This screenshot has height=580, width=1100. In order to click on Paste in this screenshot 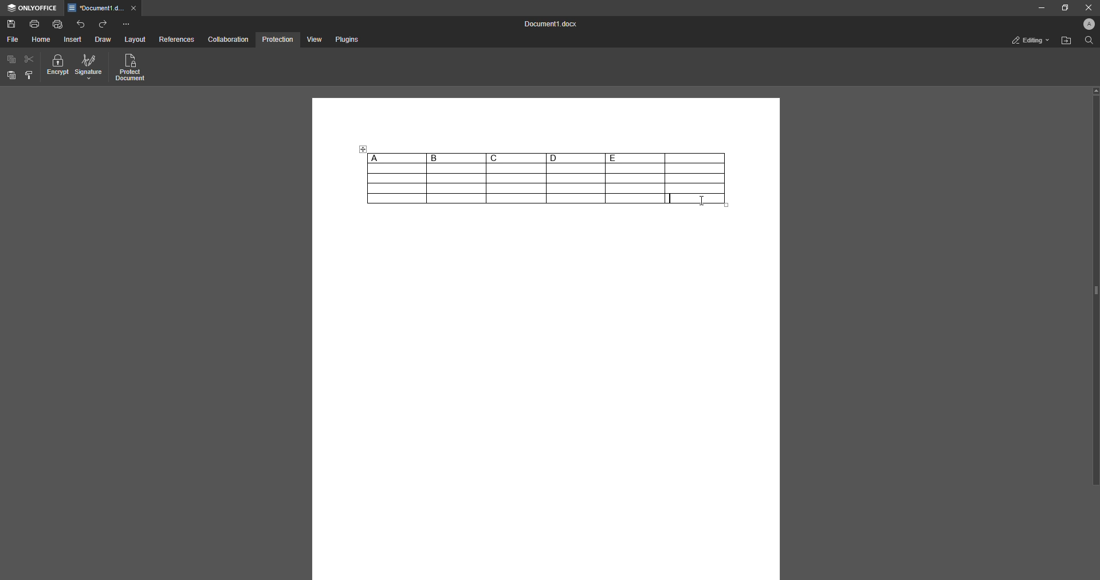, I will do `click(11, 76)`.